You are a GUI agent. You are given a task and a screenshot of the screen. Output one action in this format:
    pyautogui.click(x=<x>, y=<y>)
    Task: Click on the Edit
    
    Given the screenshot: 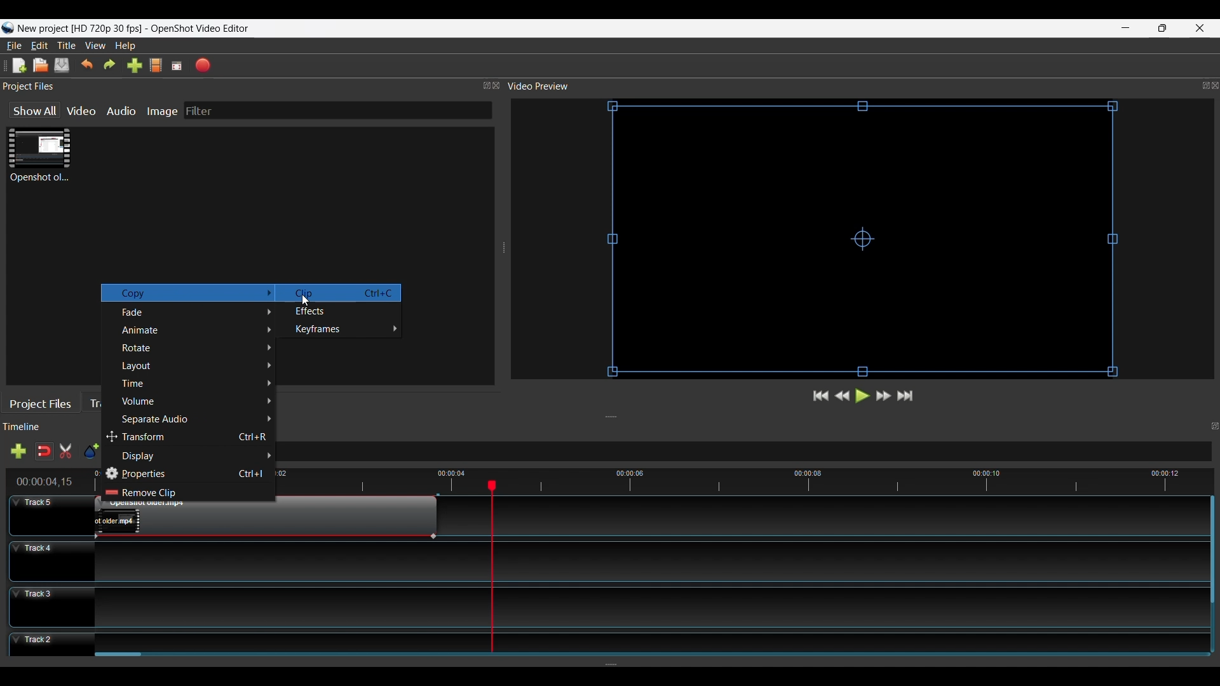 What is the action you would take?
    pyautogui.click(x=41, y=46)
    